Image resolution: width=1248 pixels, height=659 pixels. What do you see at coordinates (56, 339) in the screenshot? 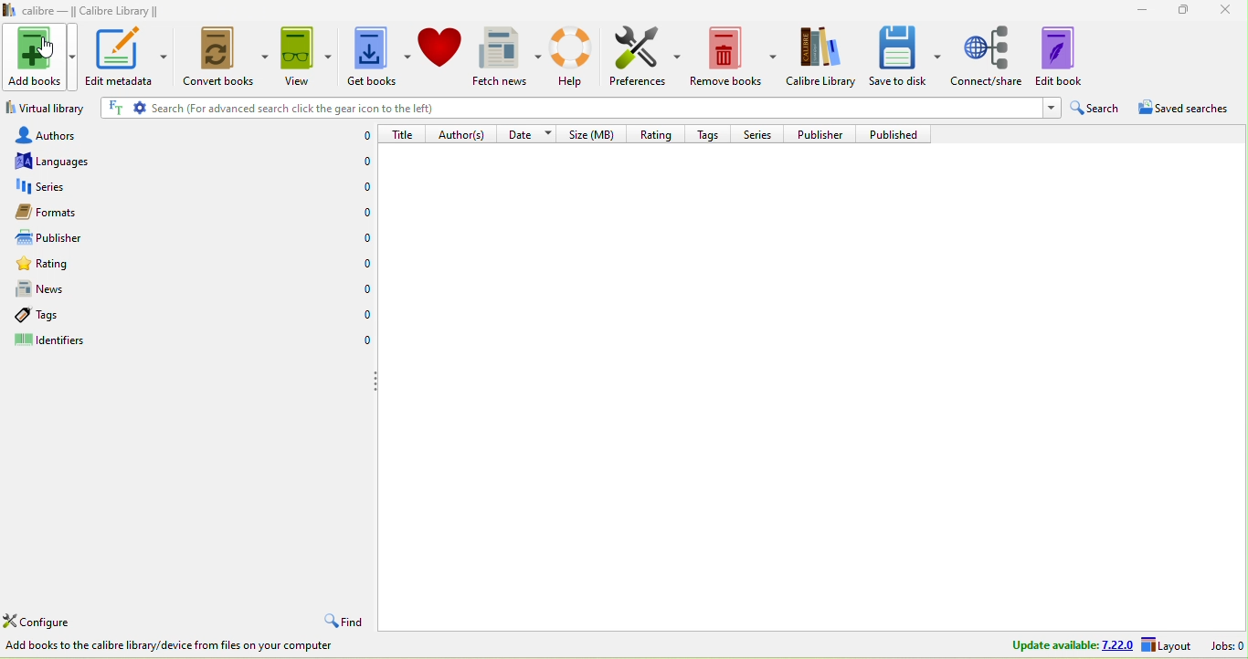
I see `identifiers` at bounding box center [56, 339].